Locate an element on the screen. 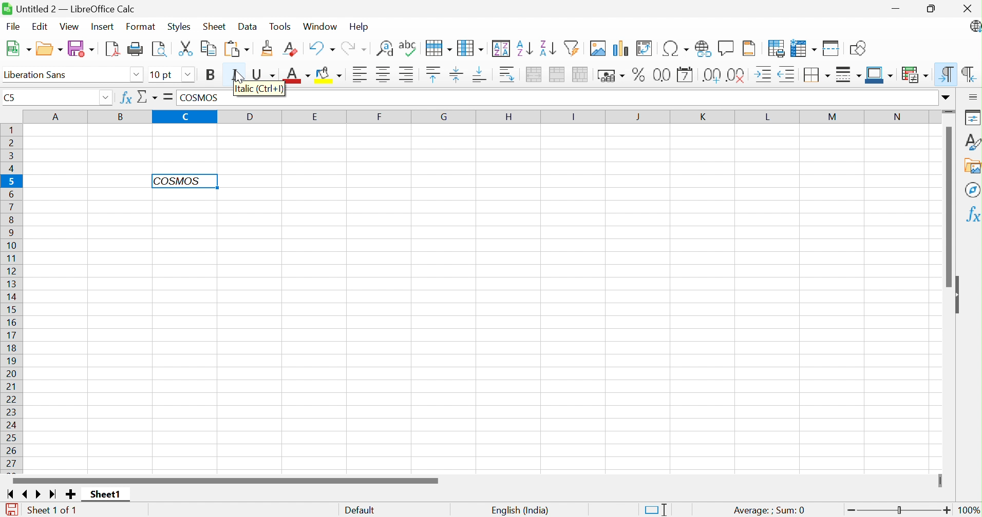 Image resolution: width=982 pixels, height=517 pixels. Select function is located at coordinates (147, 98).